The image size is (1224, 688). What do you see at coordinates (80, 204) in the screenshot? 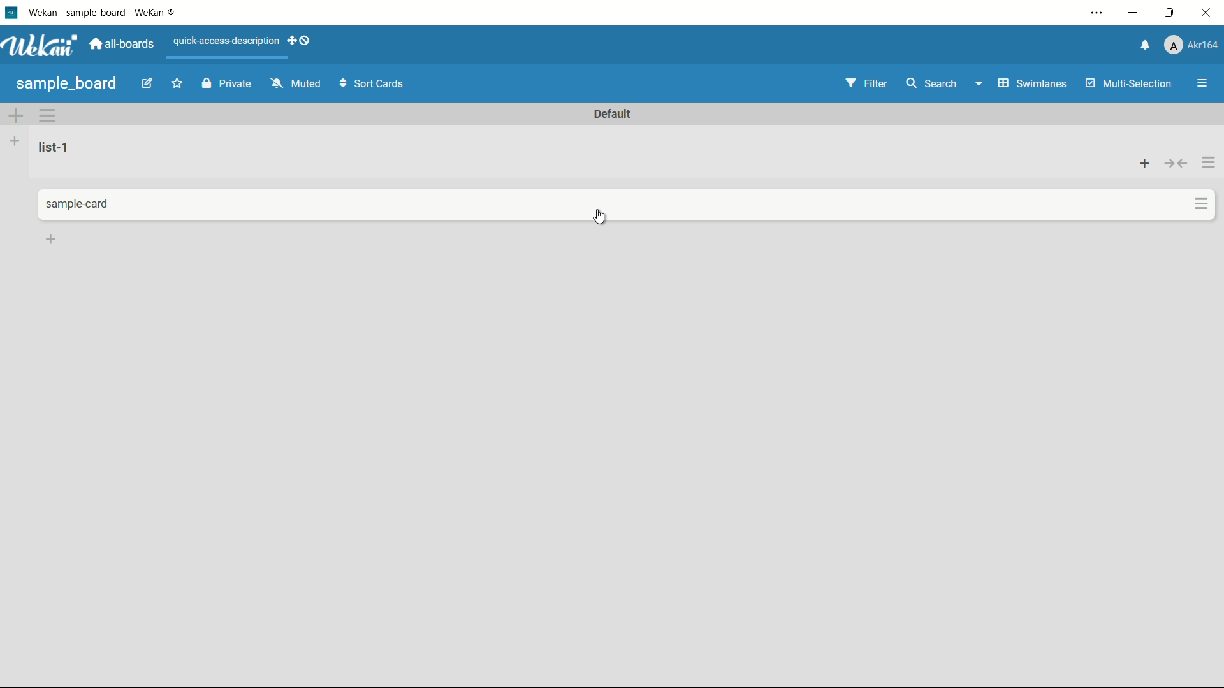
I see `card name` at bounding box center [80, 204].